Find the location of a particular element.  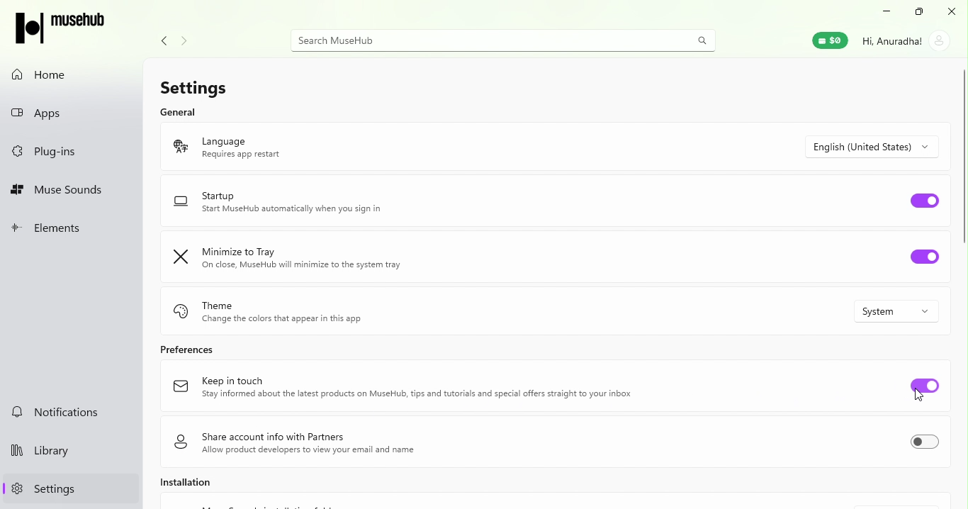

Prefernces is located at coordinates (189, 351).